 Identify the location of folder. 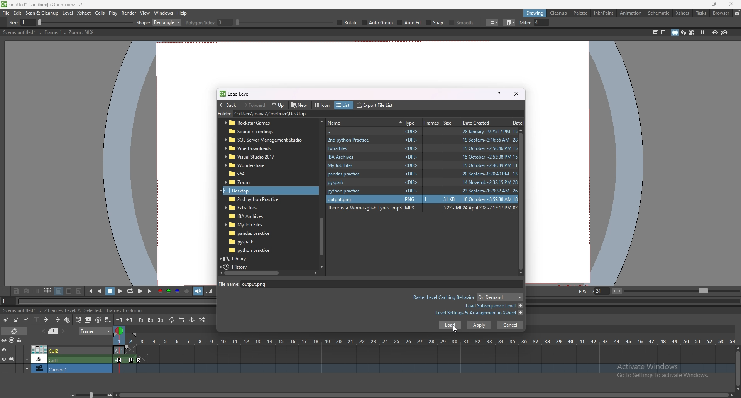
(422, 148).